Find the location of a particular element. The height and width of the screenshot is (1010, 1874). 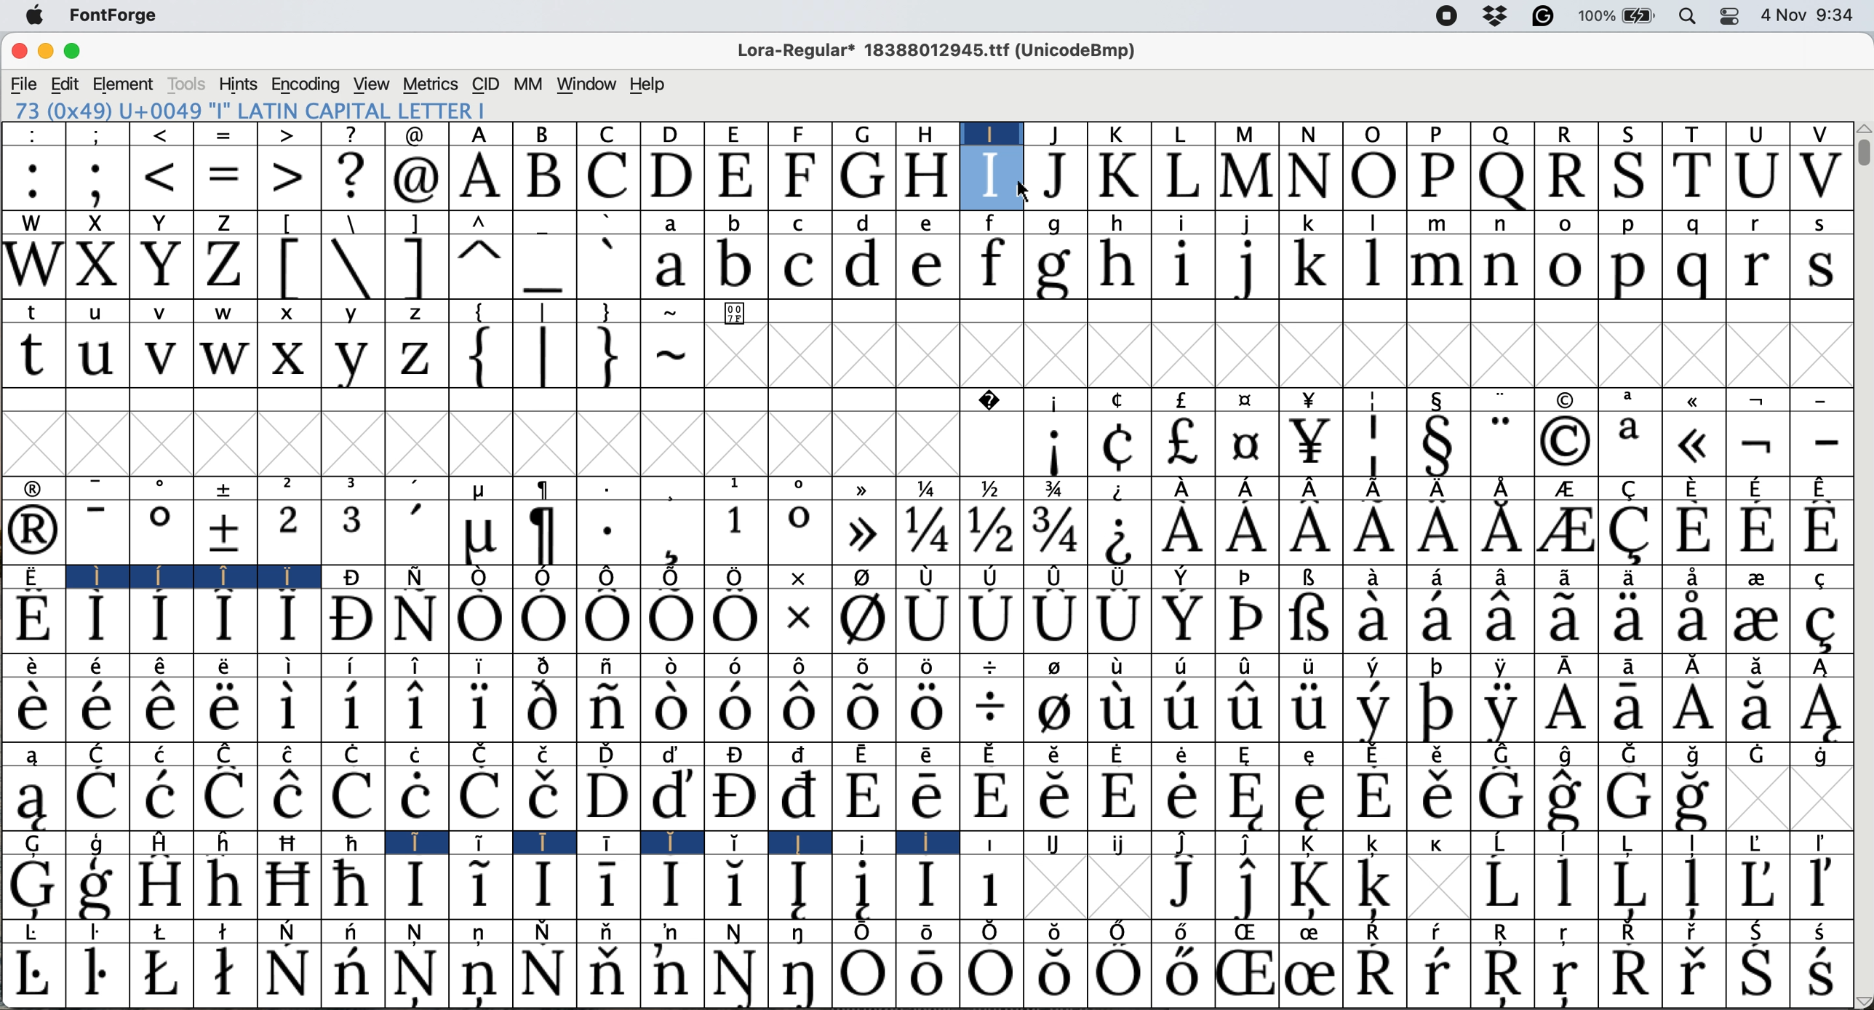

Symbol is located at coordinates (545, 795).